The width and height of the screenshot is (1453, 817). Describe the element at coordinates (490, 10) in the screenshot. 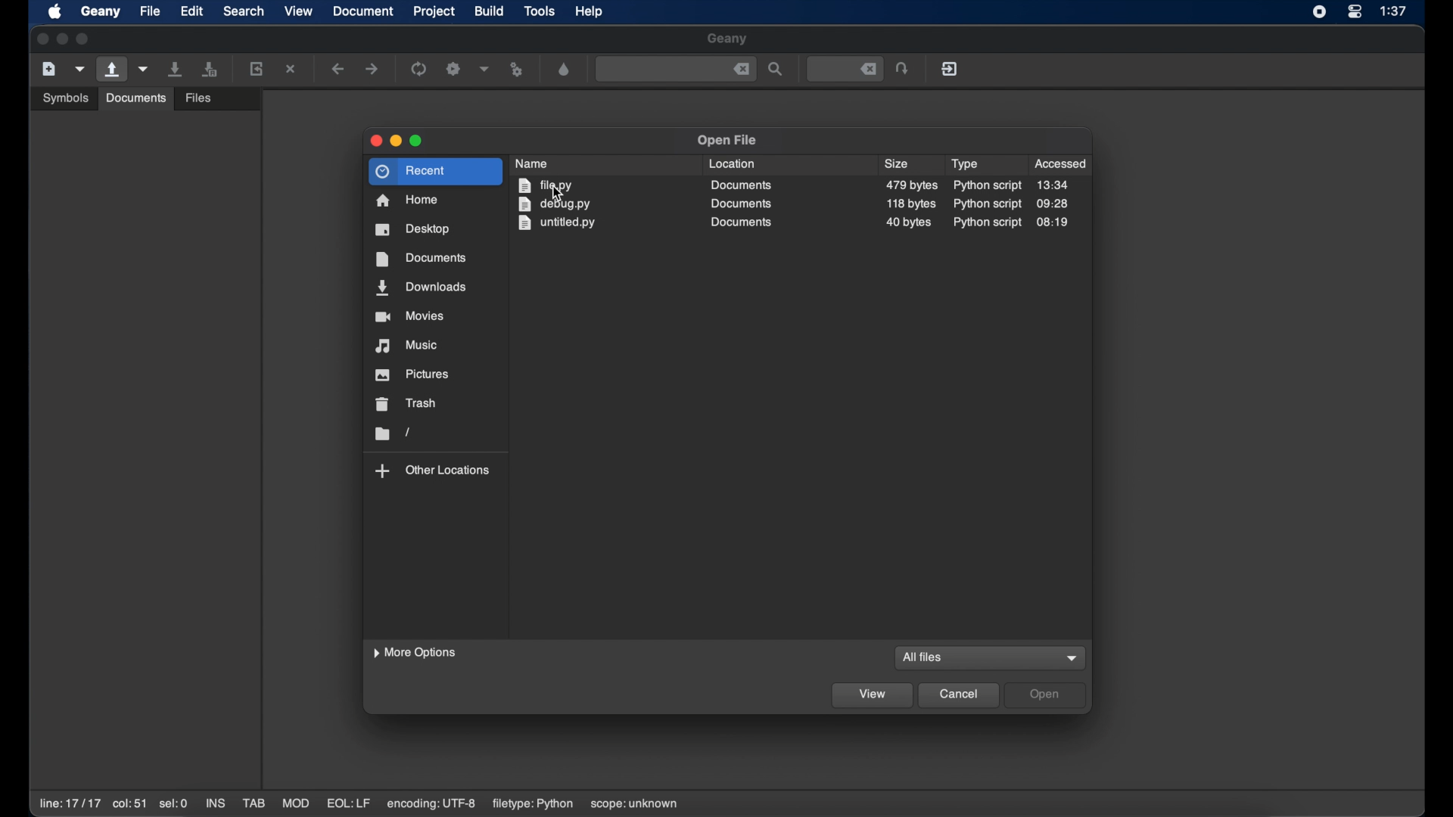

I see `build` at that location.